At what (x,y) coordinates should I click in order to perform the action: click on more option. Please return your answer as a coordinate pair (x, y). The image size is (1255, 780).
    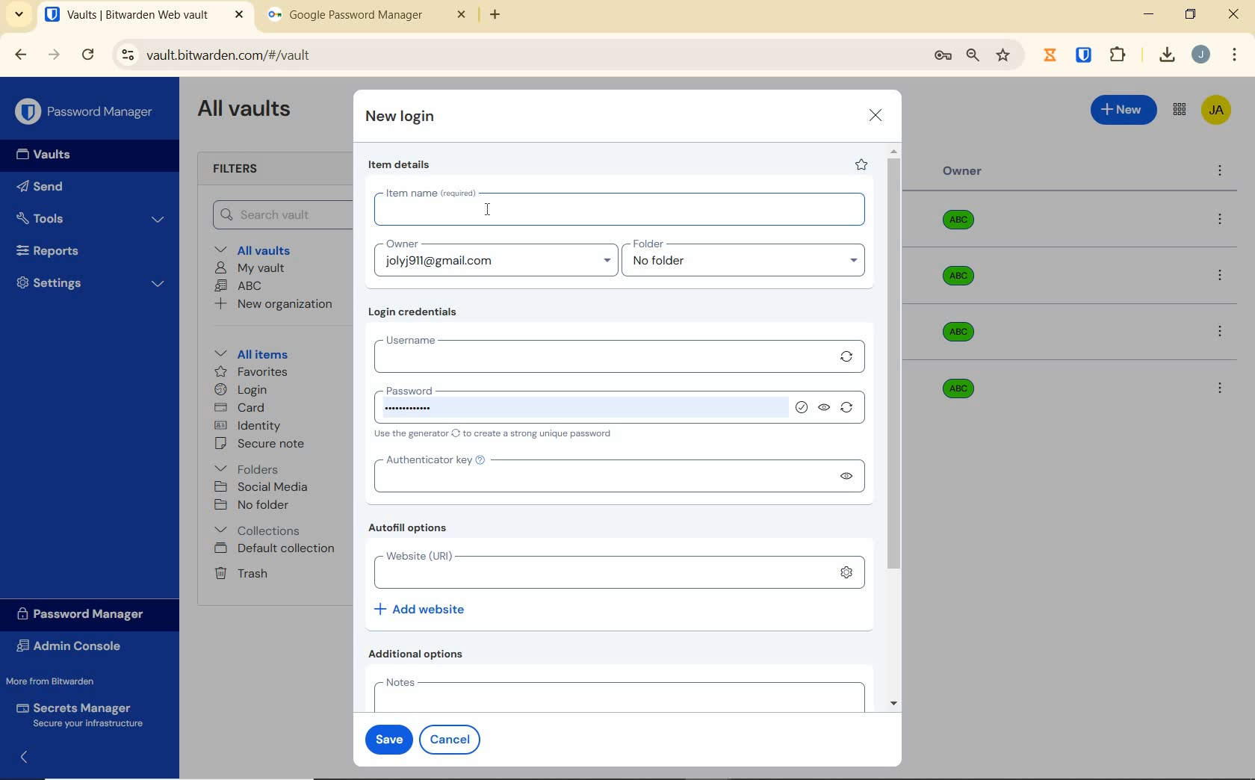
    Looking at the image, I should click on (1221, 172).